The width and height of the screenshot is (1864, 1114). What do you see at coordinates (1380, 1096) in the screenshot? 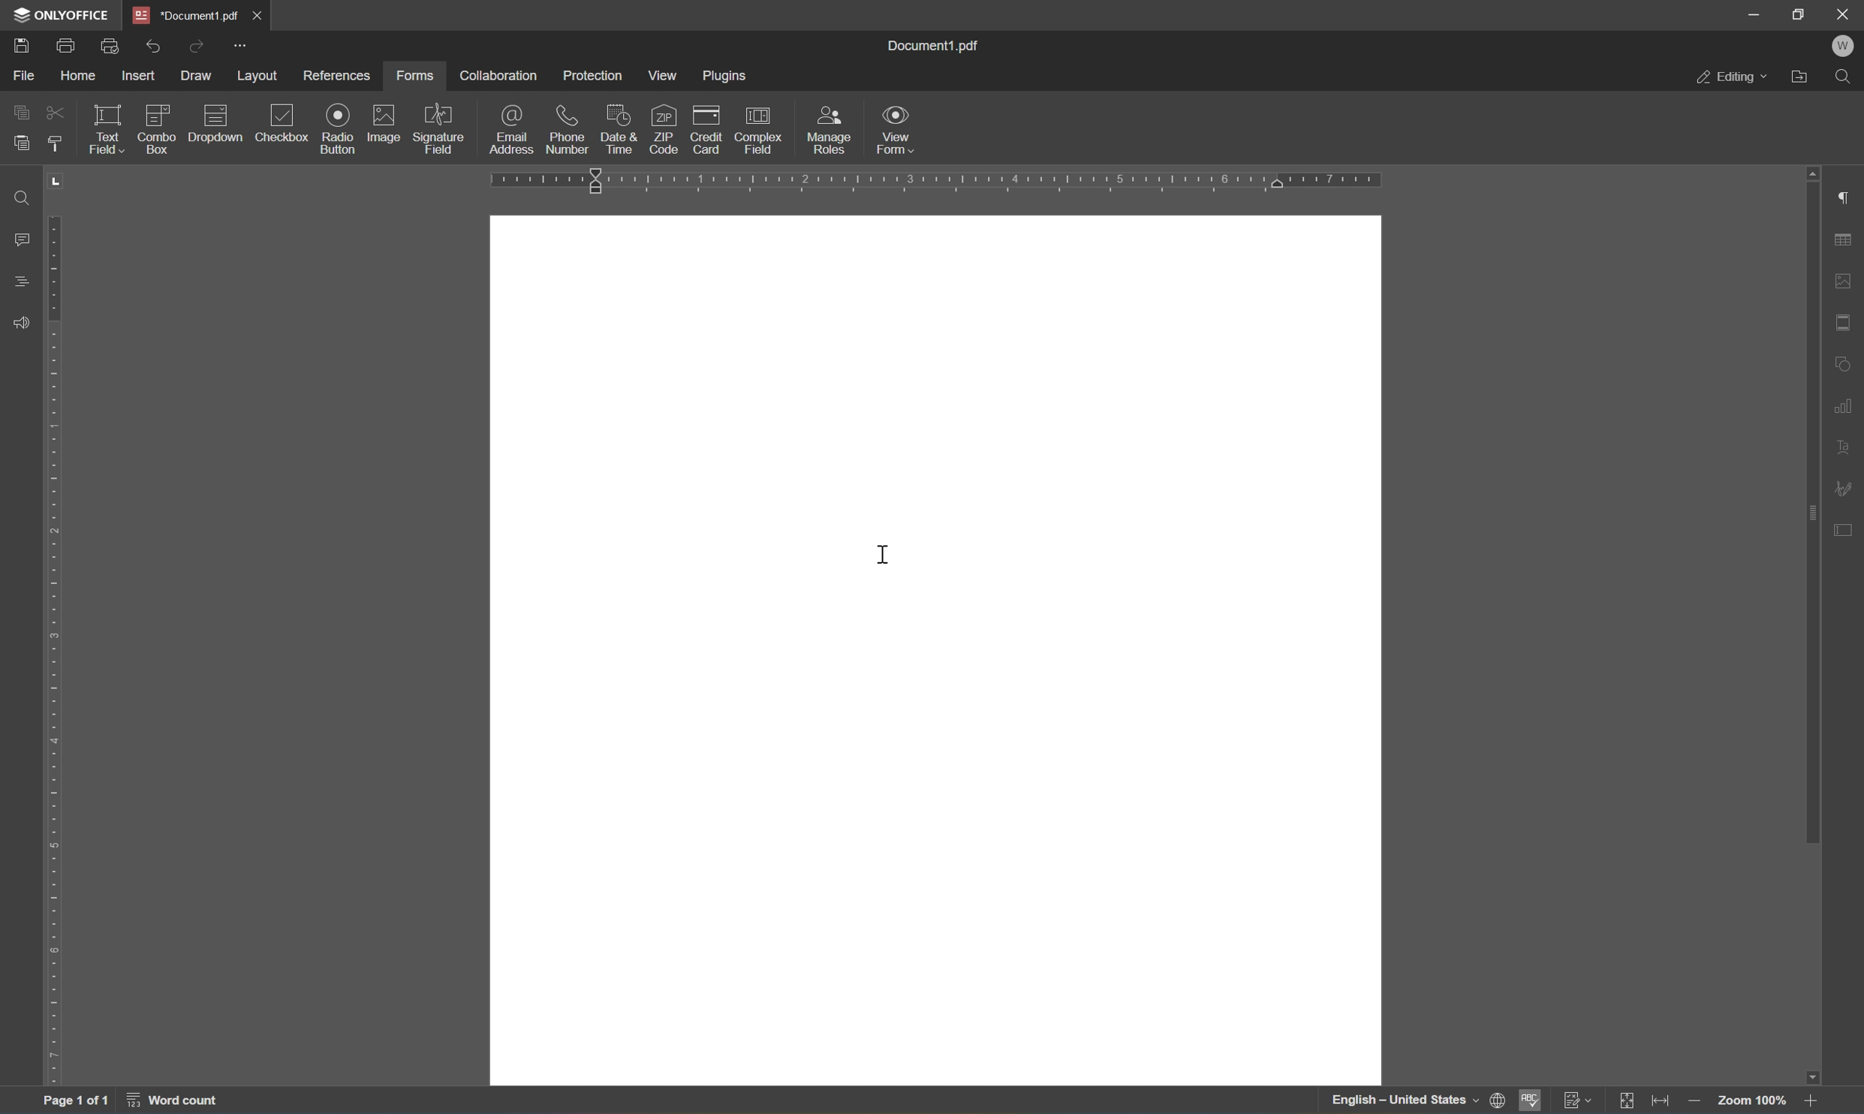
I see `english - united states` at bounding box center [1380, 1096].